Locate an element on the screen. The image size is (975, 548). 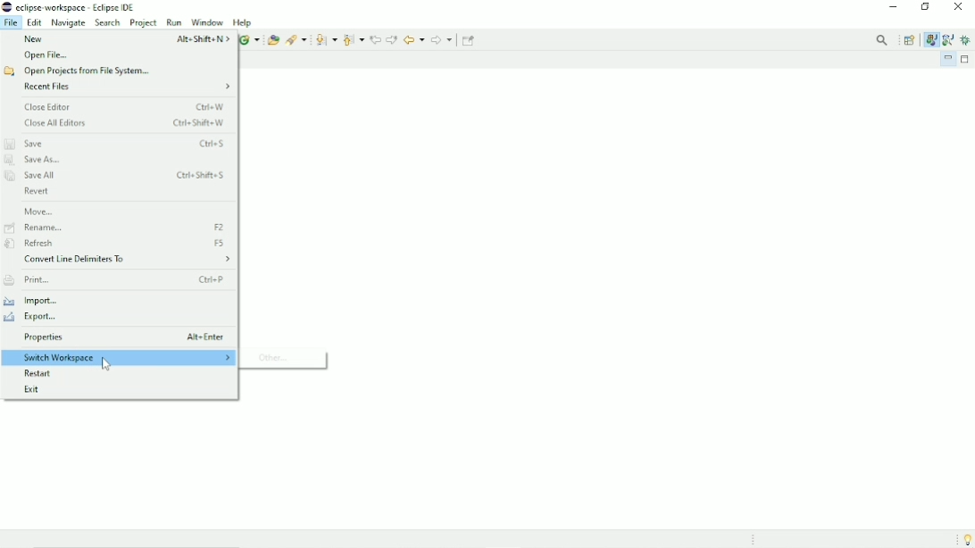
Open perspective is located at coordinates (911, 39).